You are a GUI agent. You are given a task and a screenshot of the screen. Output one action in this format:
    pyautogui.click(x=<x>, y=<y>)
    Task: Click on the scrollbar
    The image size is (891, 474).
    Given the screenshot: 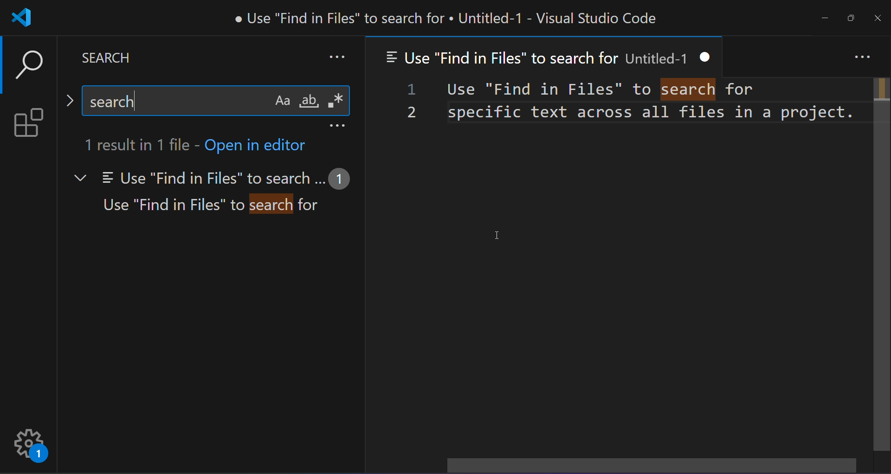 What is the action you would take?
    pyautogui.click(x=879, y=266)
    